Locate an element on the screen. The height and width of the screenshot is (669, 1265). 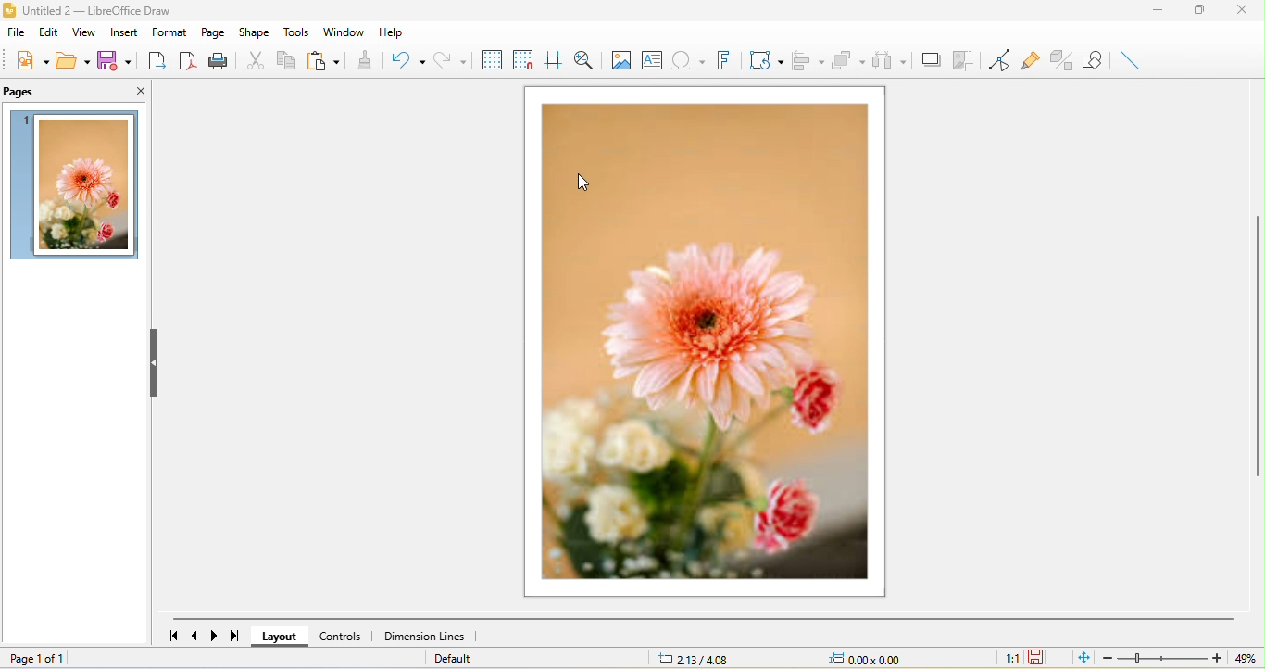
insert line is located at coordinates (1131, 59).